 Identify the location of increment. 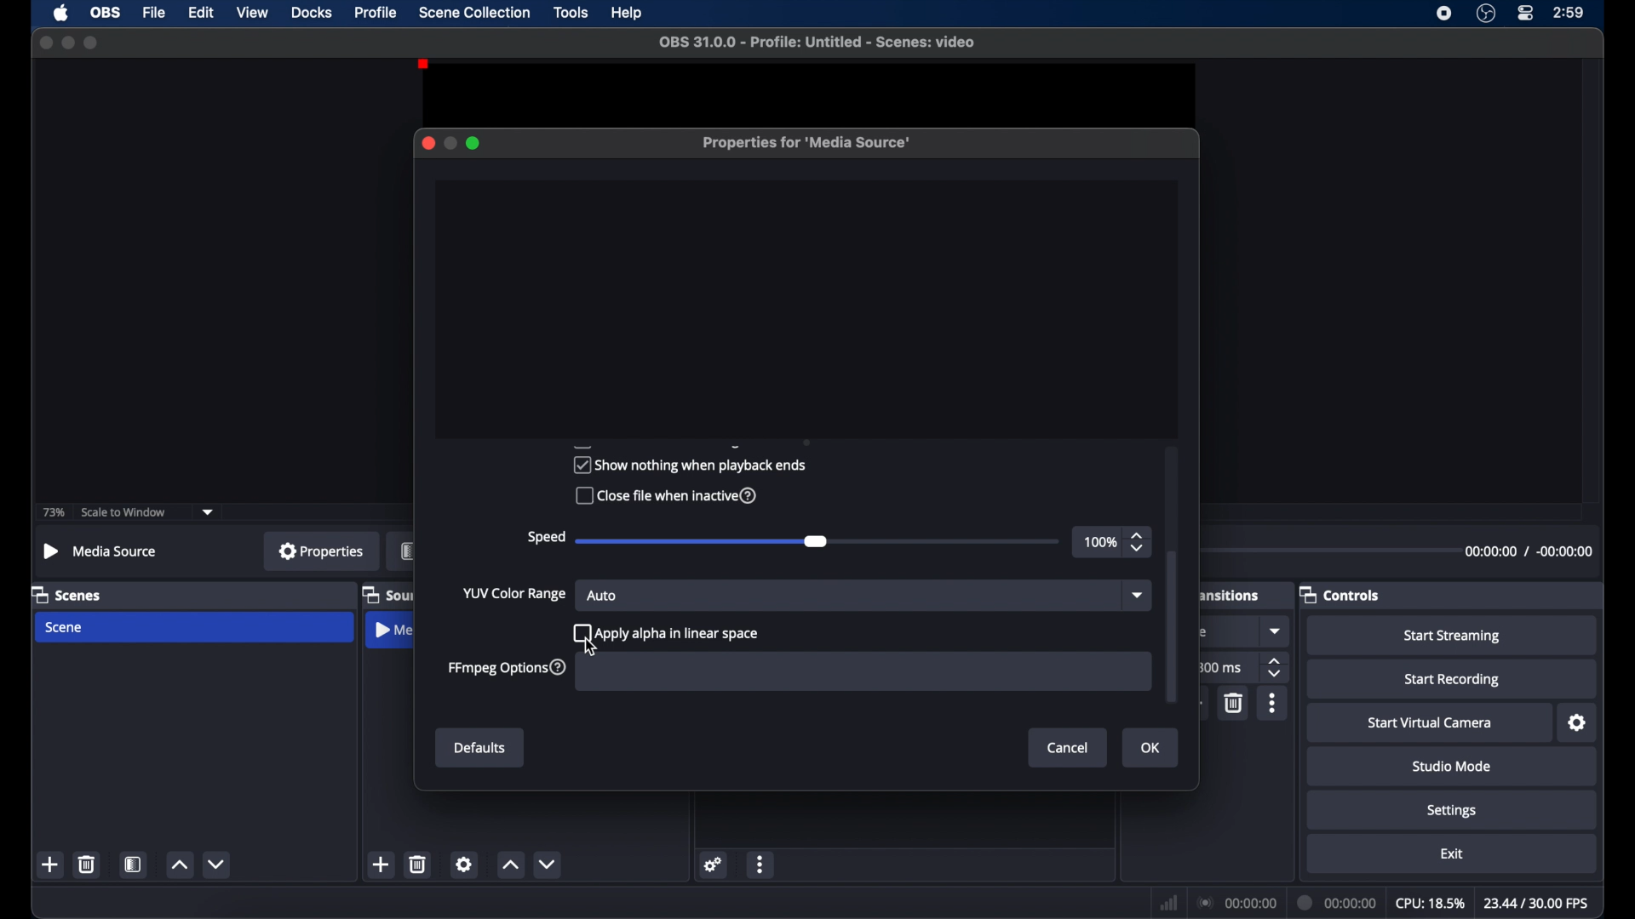
(180, 865).